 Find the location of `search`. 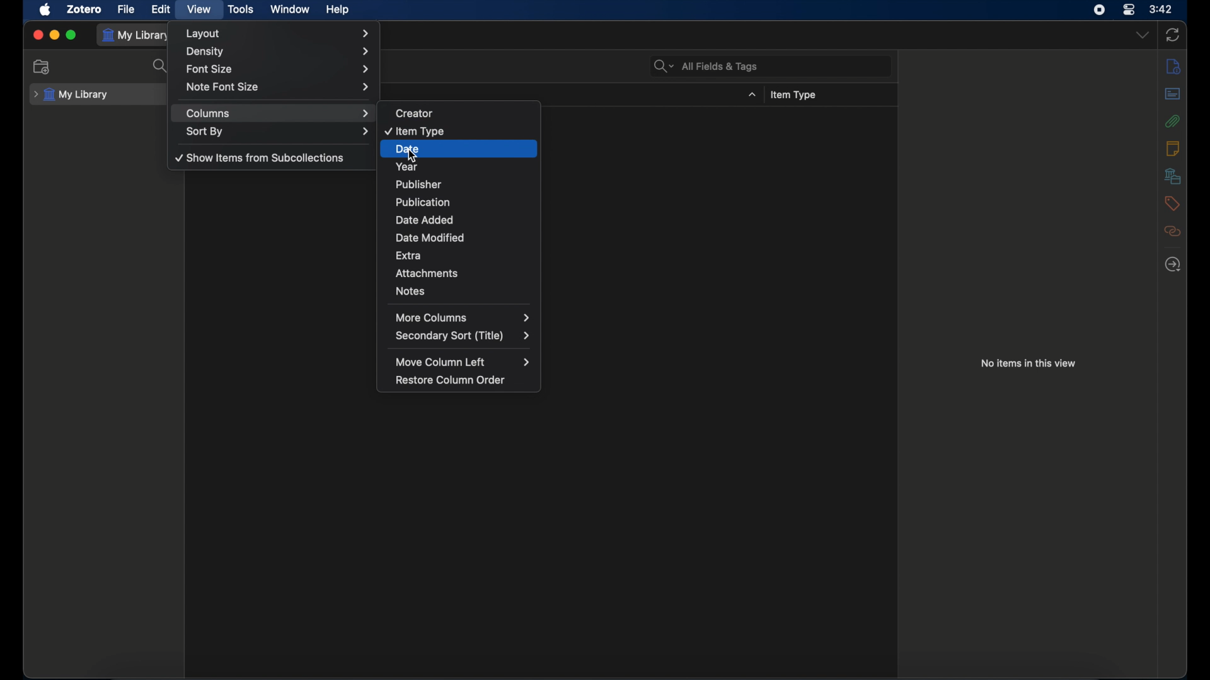

search is located at coordinates (161, 66).